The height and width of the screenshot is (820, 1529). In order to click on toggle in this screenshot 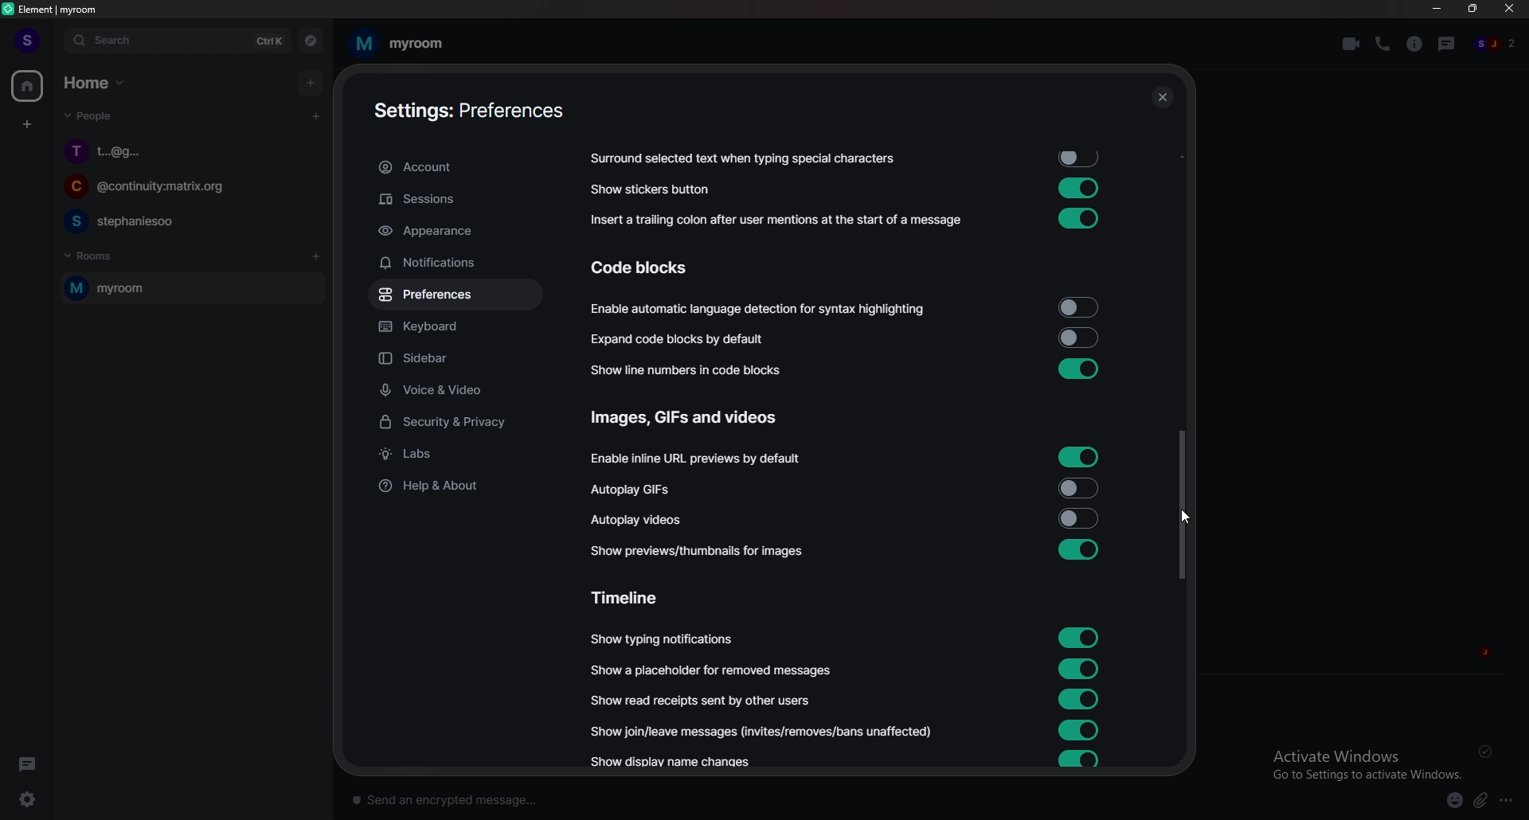, I will do `click(1078, 368)`.